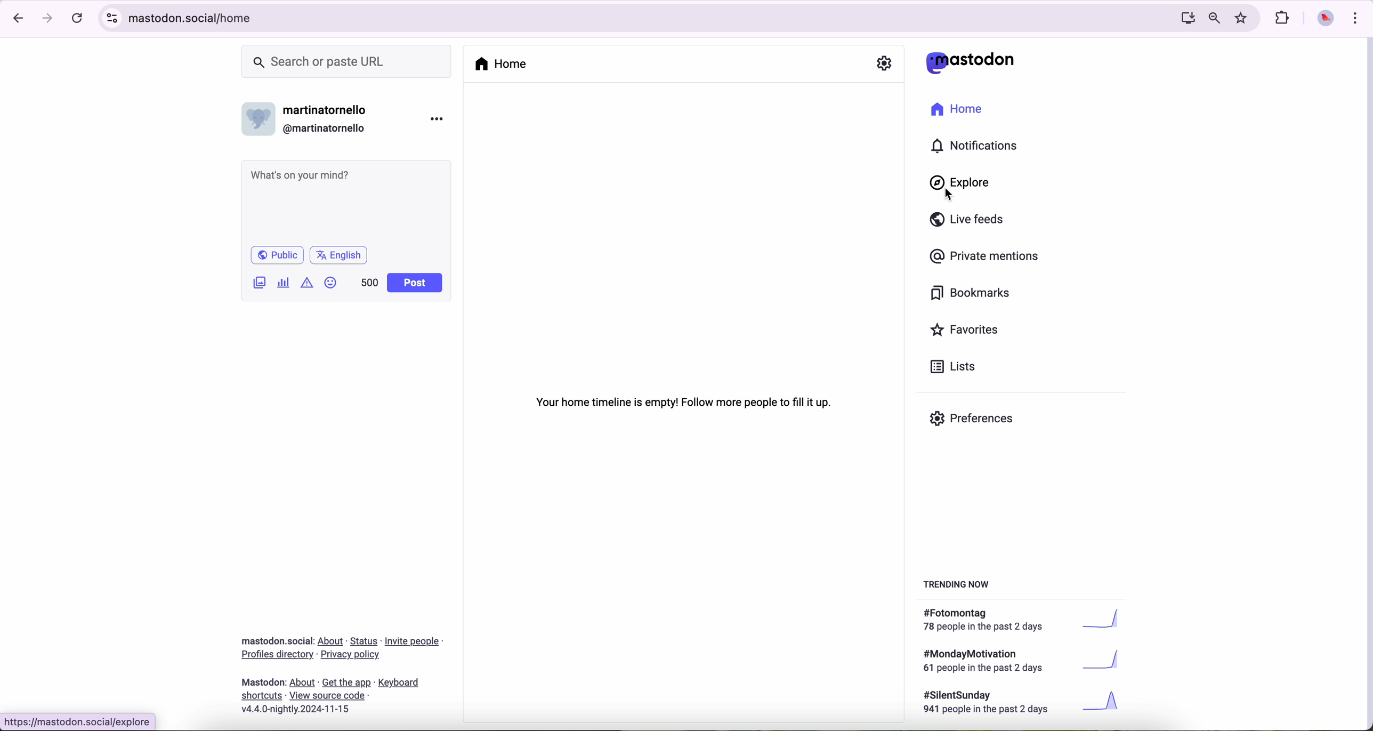 The width and height of the screenshot is (1373, 731). I want to click on more options, so click(439, 118).